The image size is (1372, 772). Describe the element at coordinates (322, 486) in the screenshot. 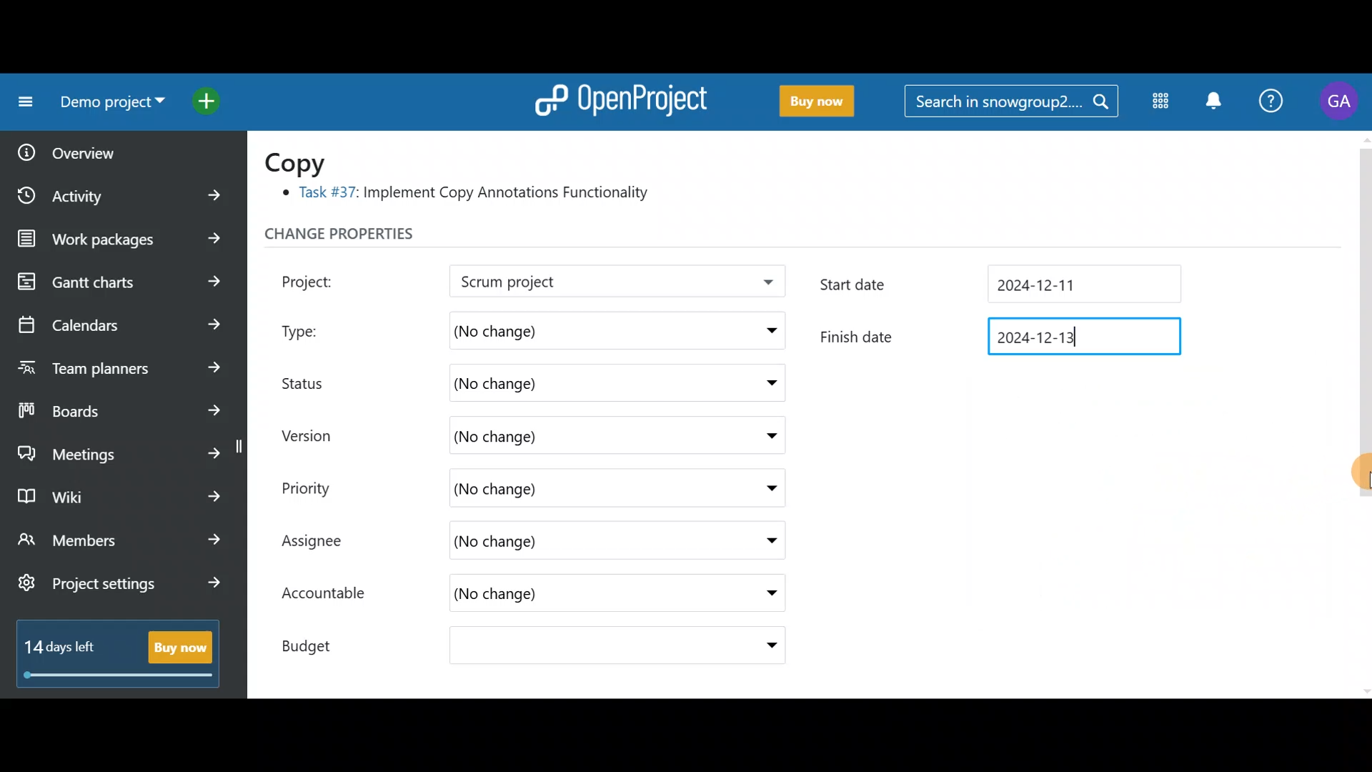

I see `Priority` at that location.